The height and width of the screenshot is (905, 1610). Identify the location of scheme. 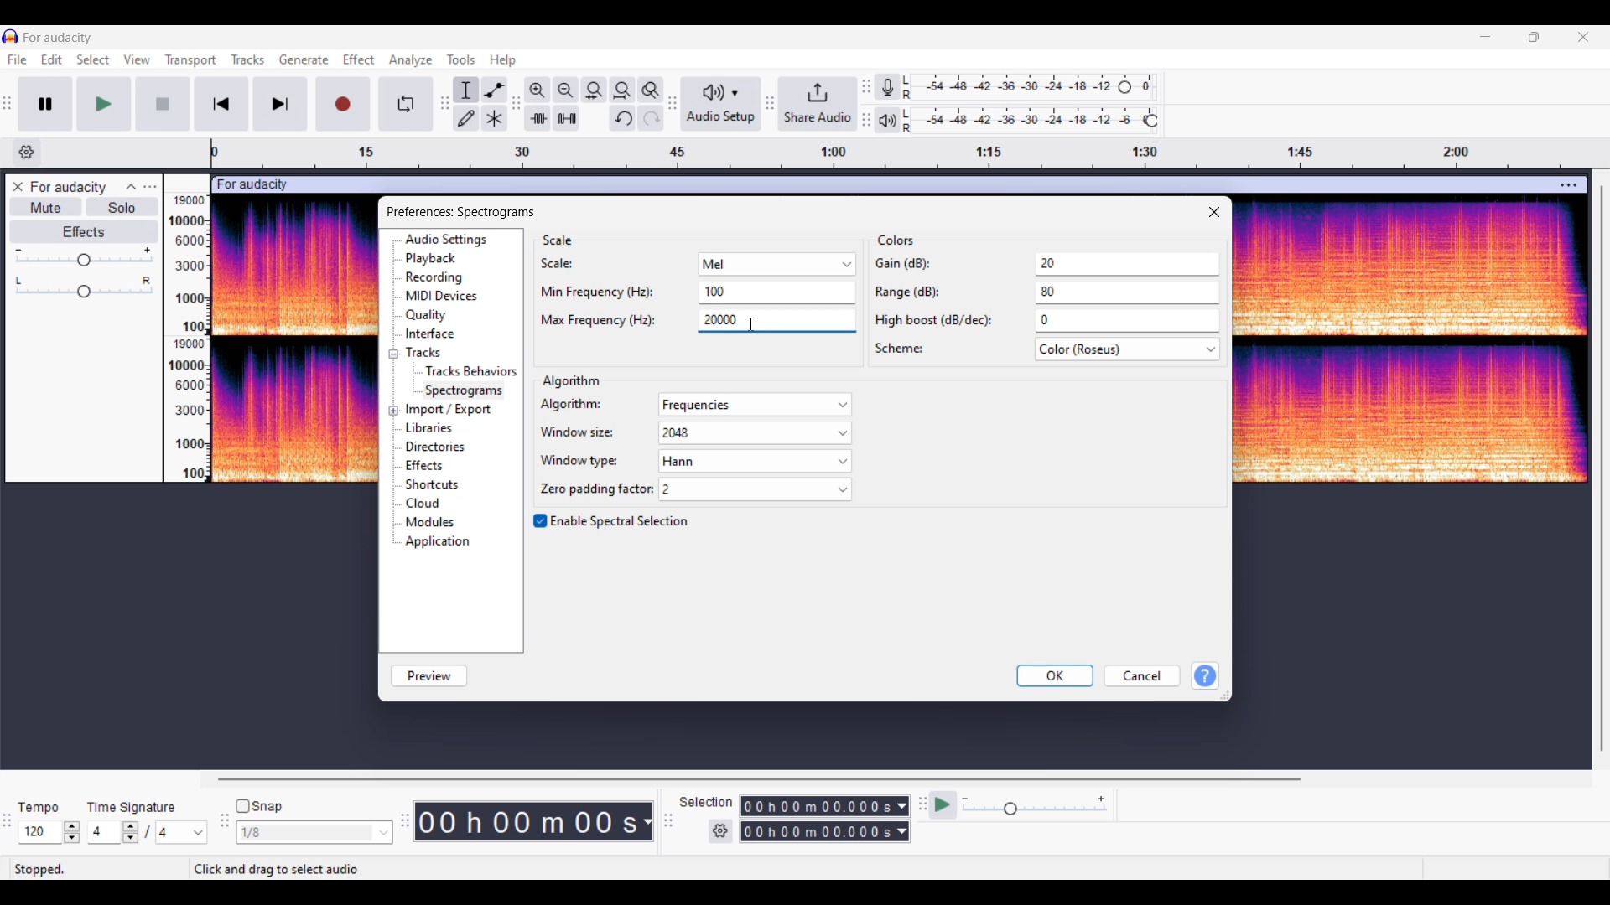
(1046, 351).